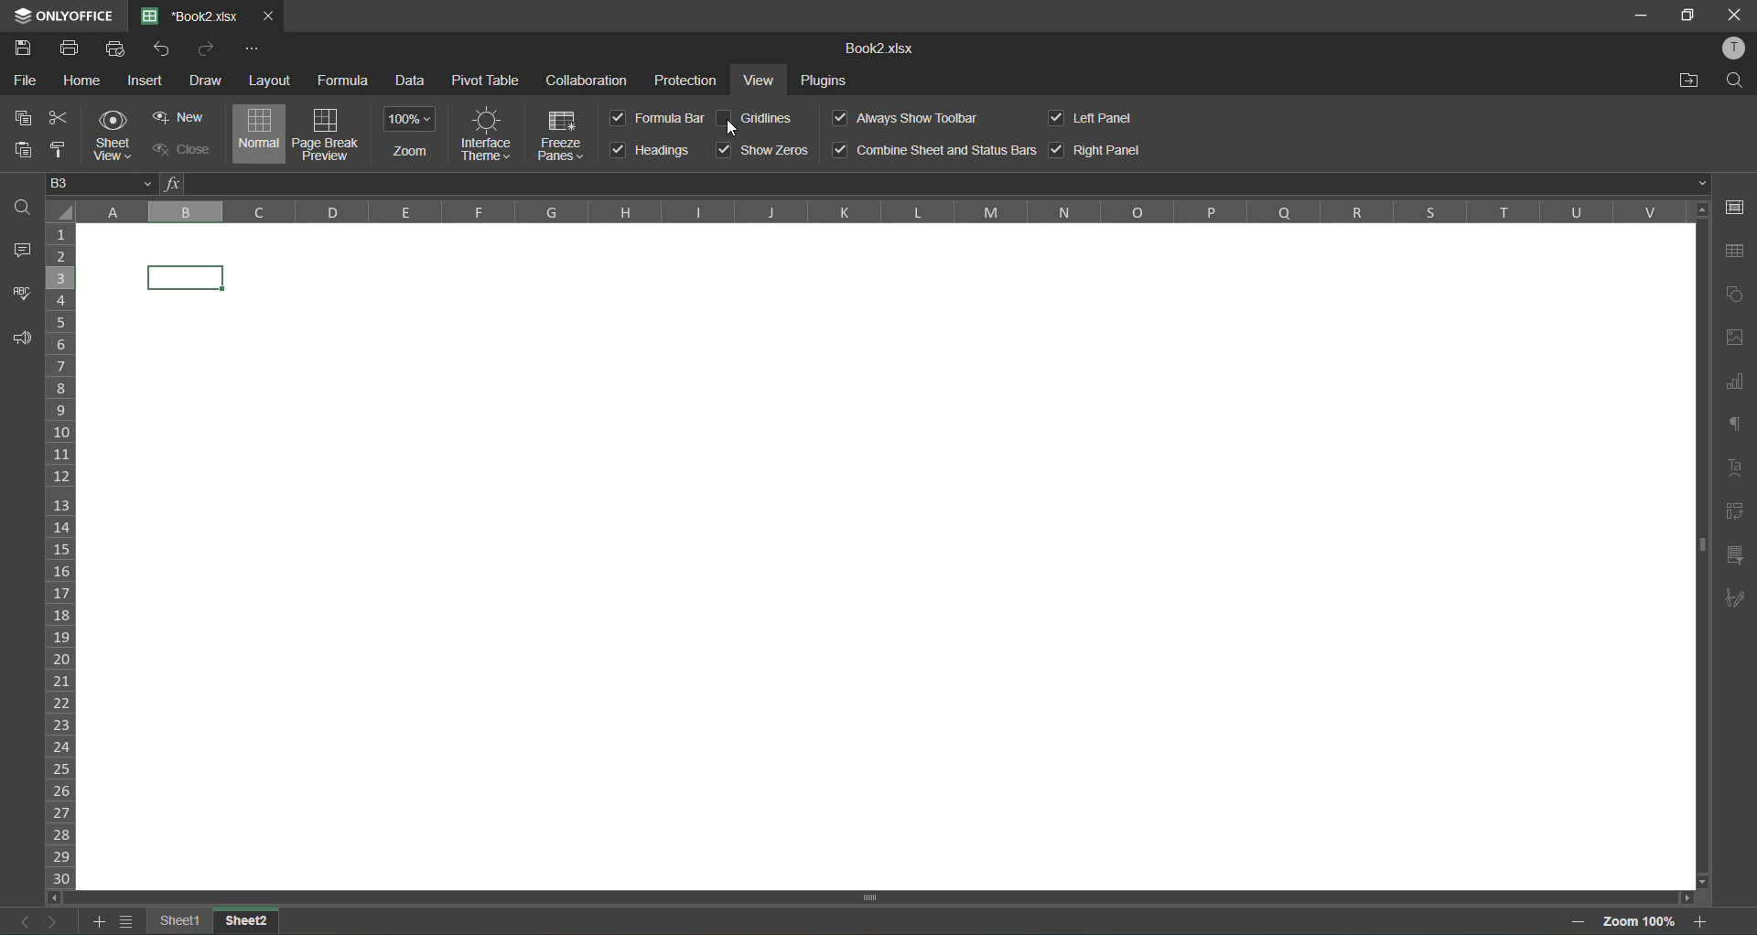 The height and width of the screenshot is (935, 1757). What do you see at coordinates (1689, 80) in the screenshot?
I see `open location` at bounding box center [1689, 80].